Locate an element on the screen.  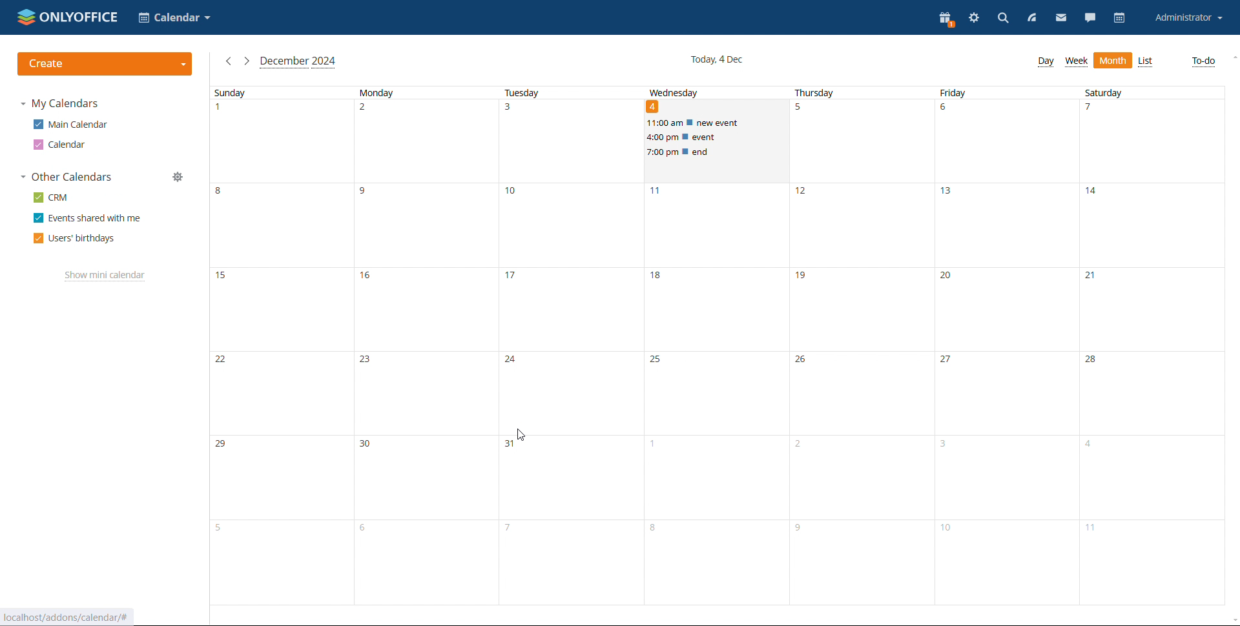
friday is located at coordinates (1009, 346).